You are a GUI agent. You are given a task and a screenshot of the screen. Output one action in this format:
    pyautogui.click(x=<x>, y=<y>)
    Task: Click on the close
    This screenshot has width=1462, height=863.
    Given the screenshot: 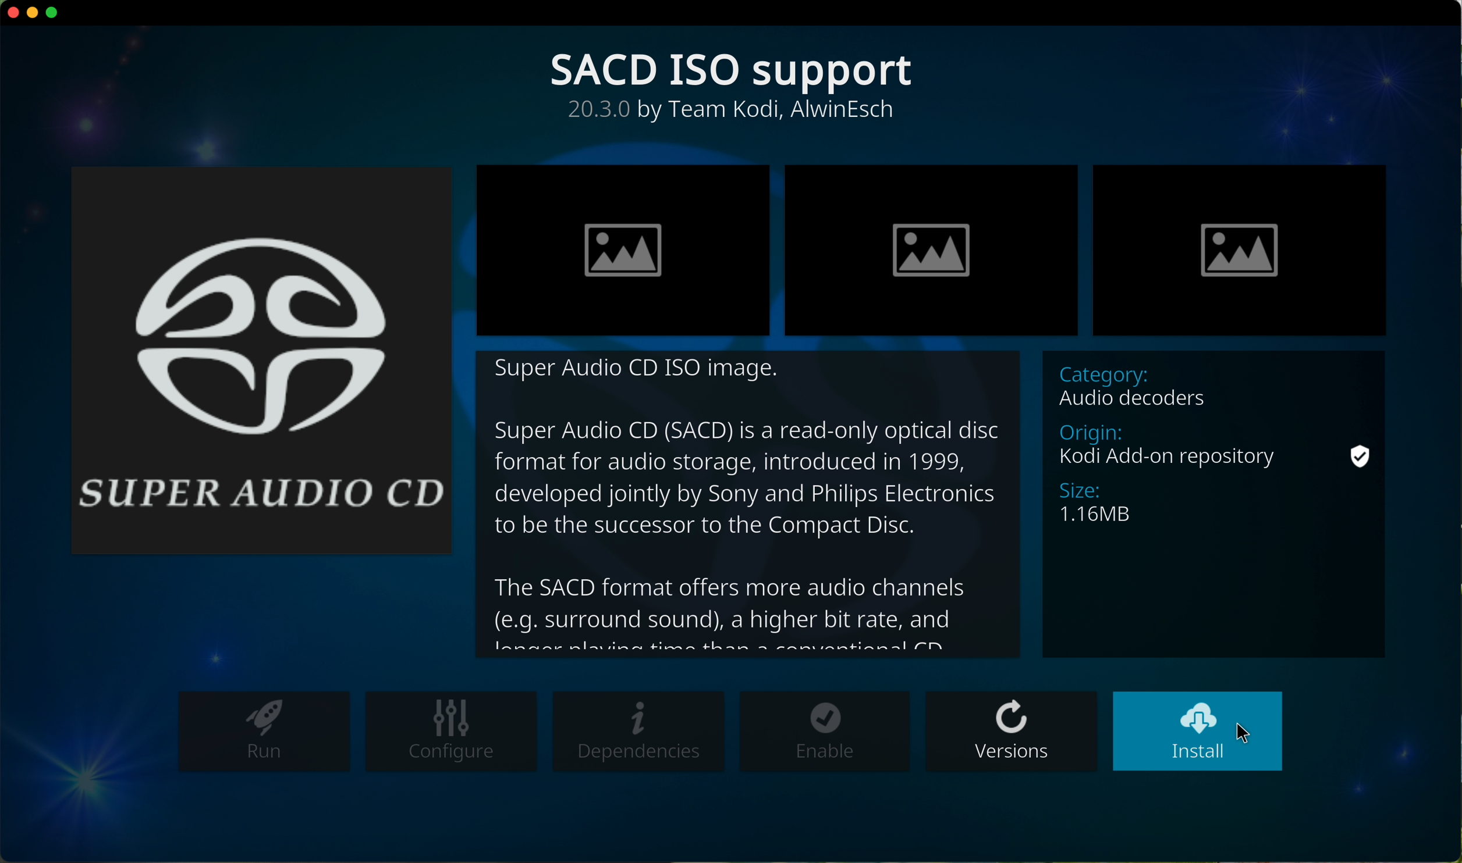 What is the action you would take?
    pyautogui.click(x=10, y=13)
    